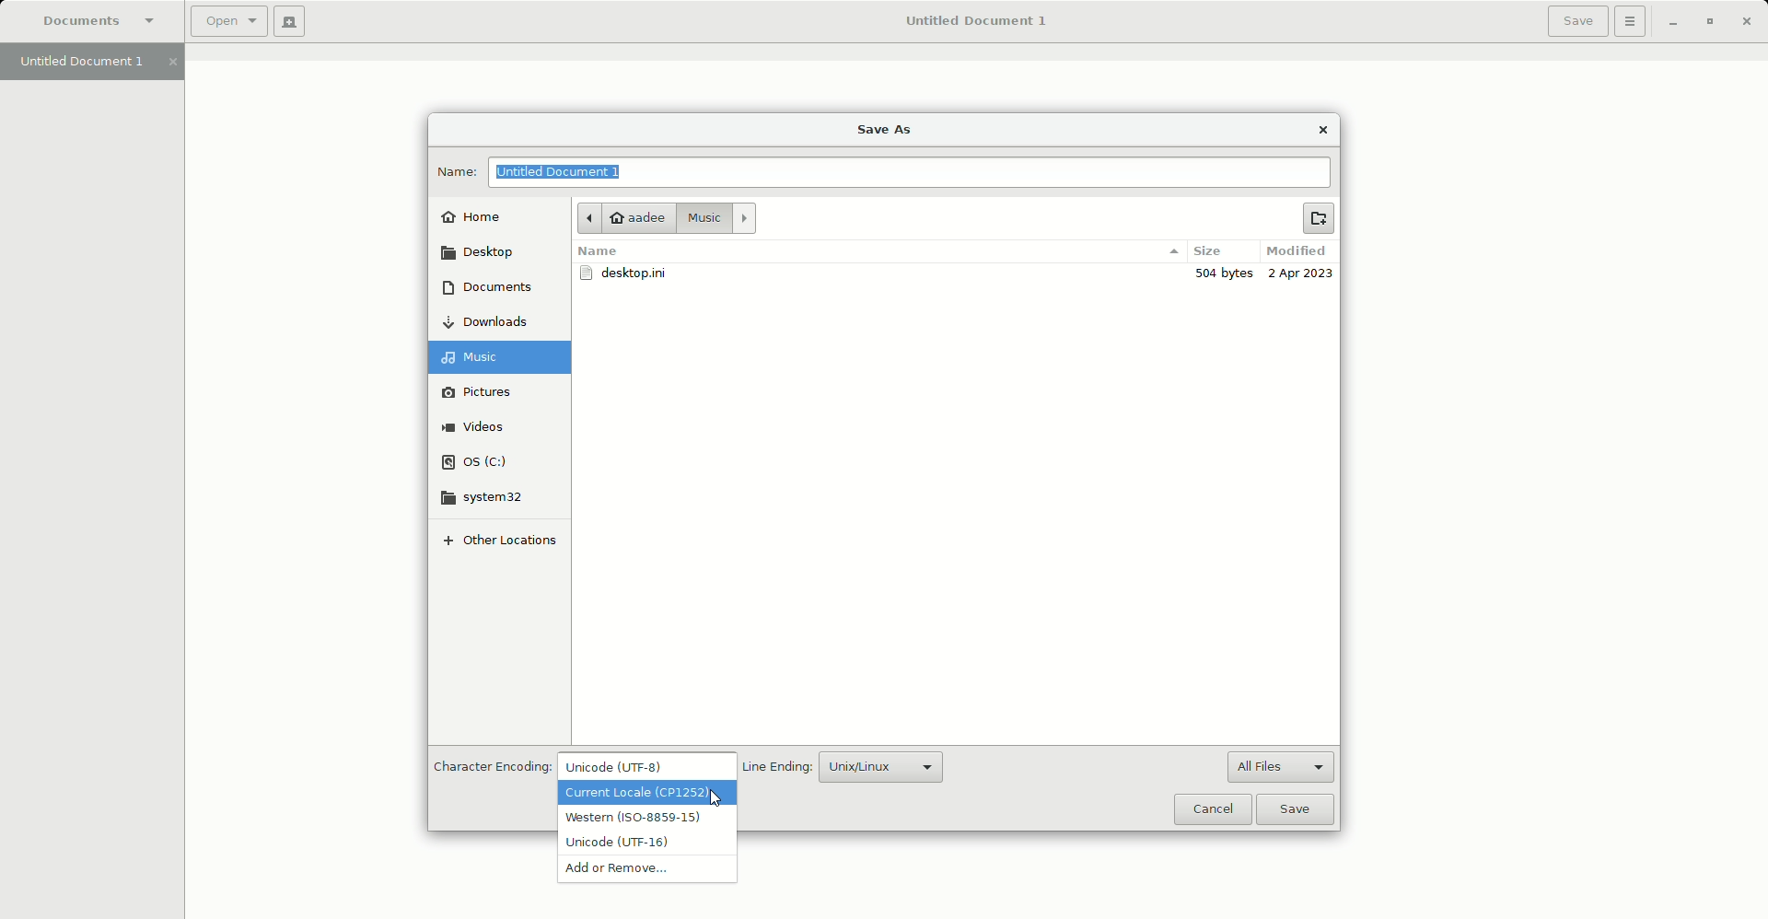  I want to click on Cancel, so click(1210, 807).